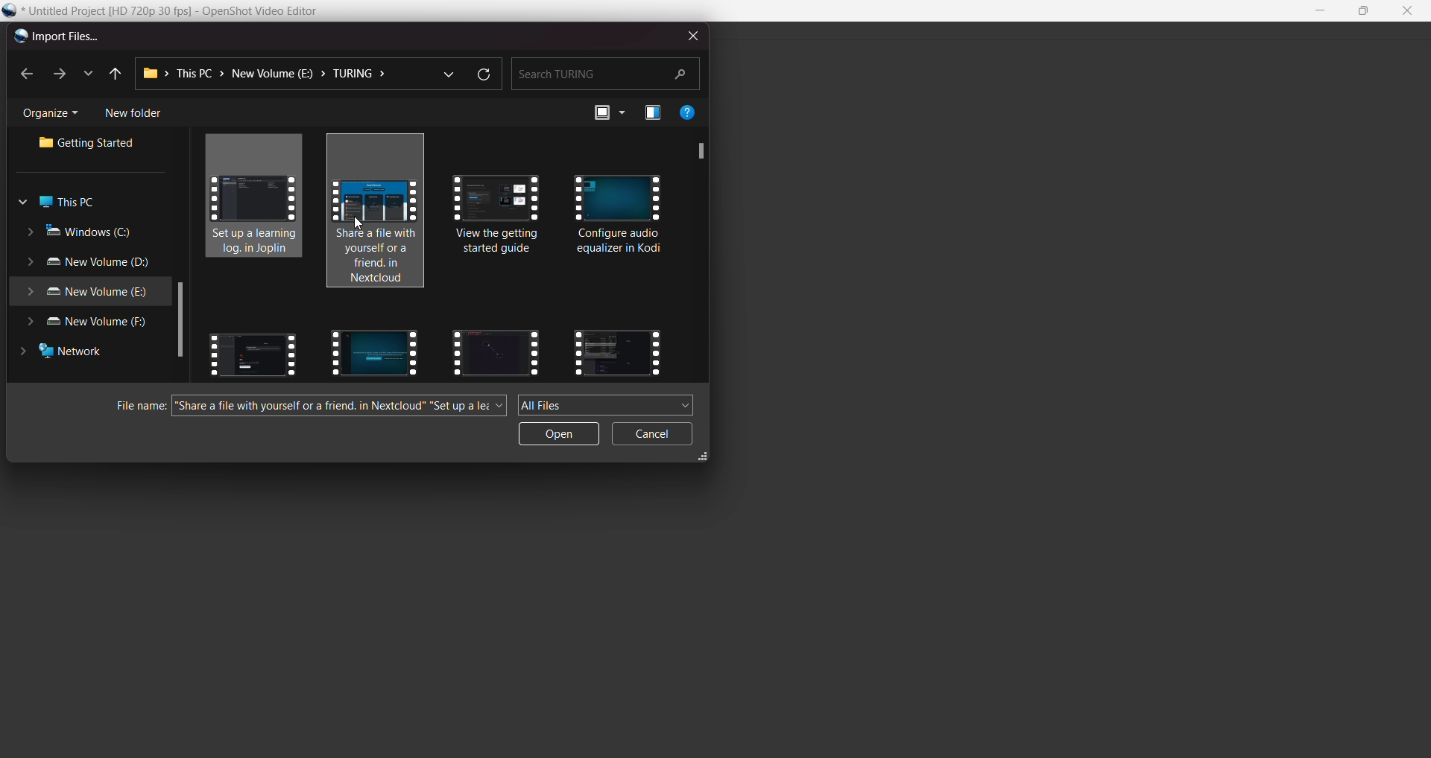 This screenshot has height=758, width=1431. What do you see at coordinates (697, 150) in the screenshot?
I see `scroll bar` at bounding box center [697, 150].